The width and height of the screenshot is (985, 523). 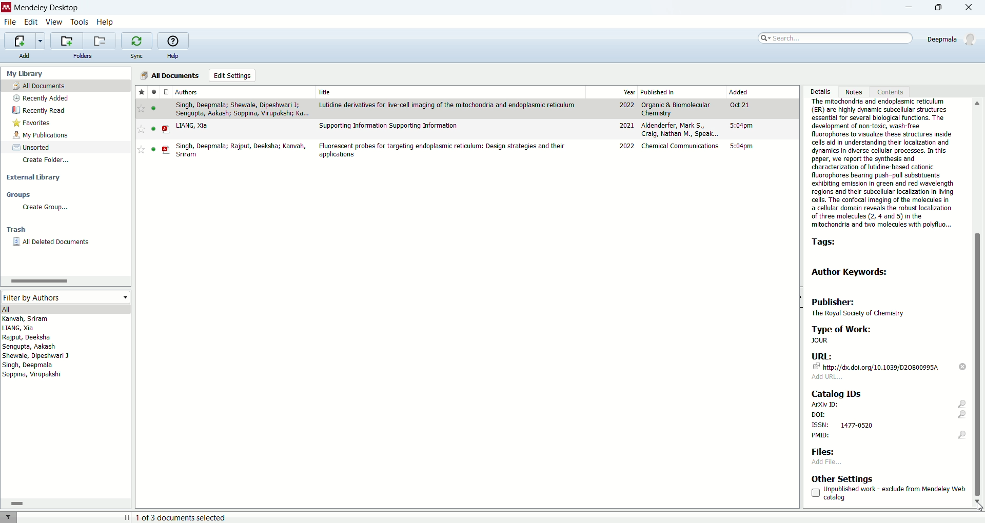 I want to click on all documents, so click(x=168, y=75).